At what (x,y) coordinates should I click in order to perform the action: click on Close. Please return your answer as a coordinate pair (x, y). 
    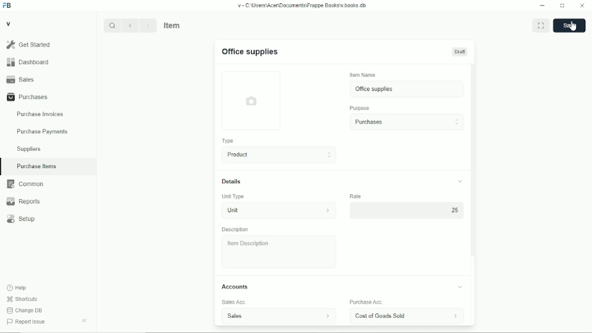
    Looking at the image, I should click on (582, 5).